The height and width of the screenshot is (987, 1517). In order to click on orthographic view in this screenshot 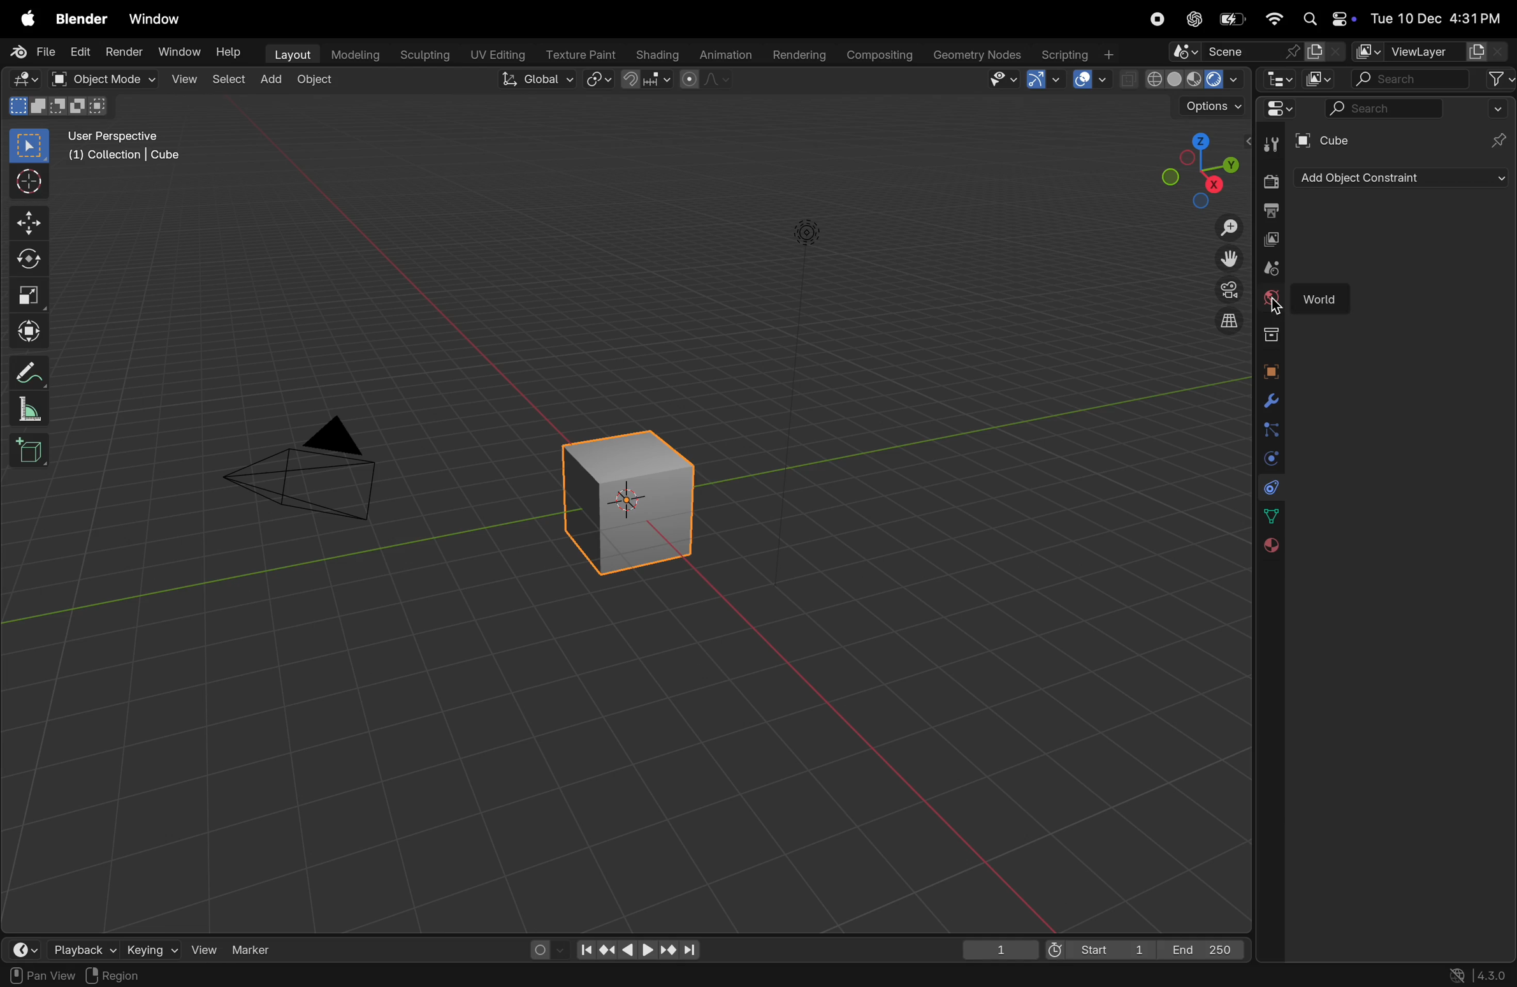, I will do `click(1221, 321)`.